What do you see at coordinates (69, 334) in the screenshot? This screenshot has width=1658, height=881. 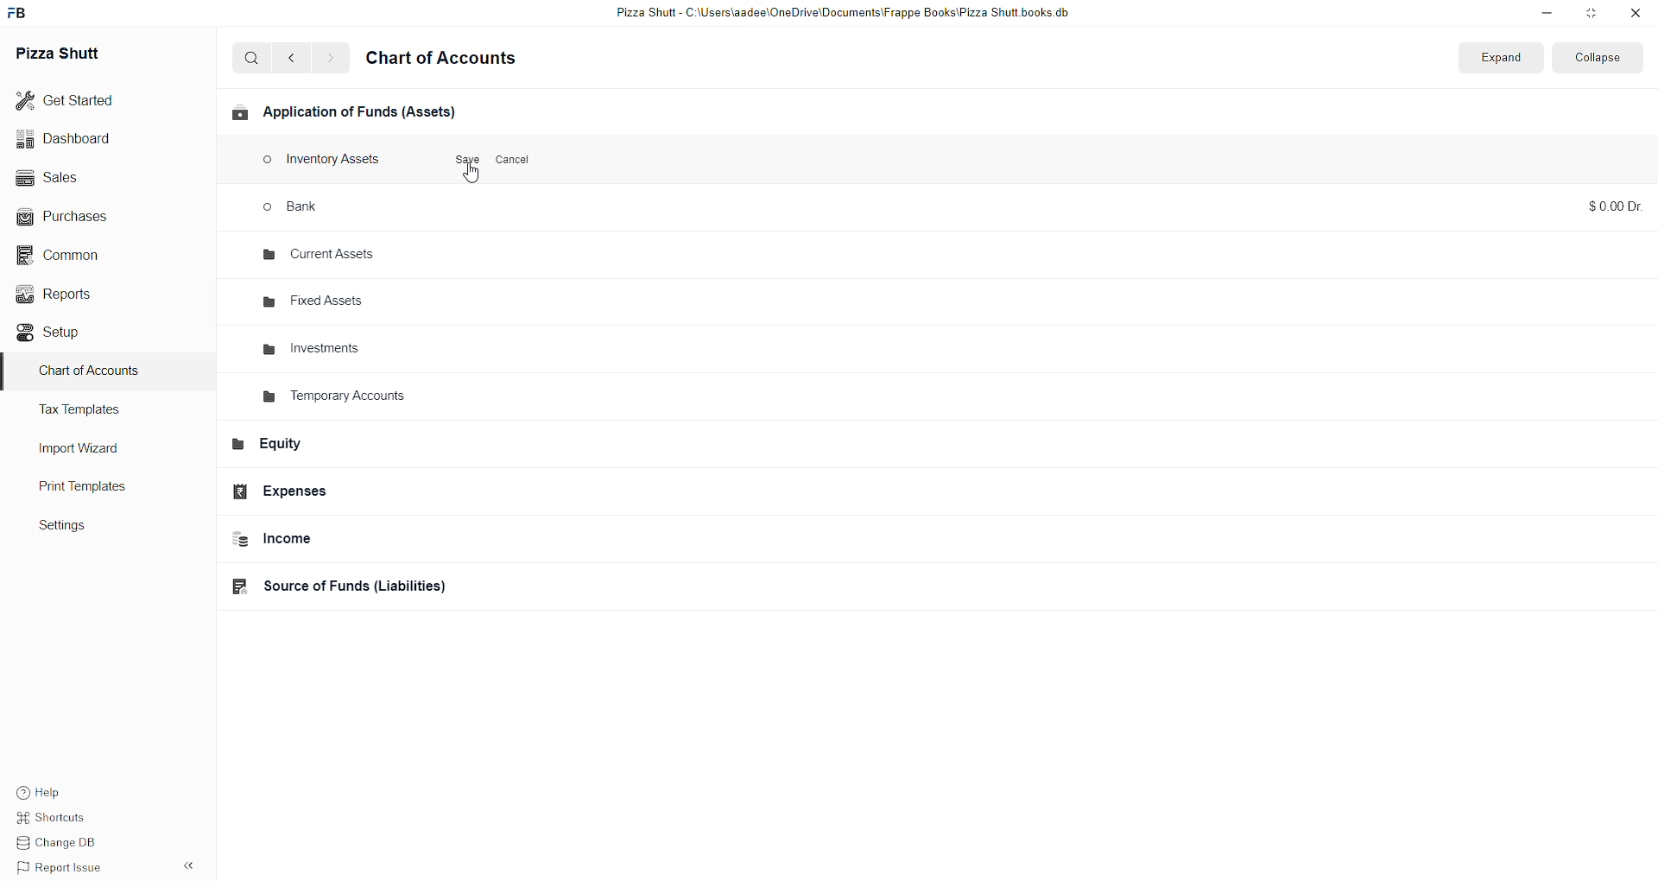 I see `Setup ` at bounding box center [69, 334].